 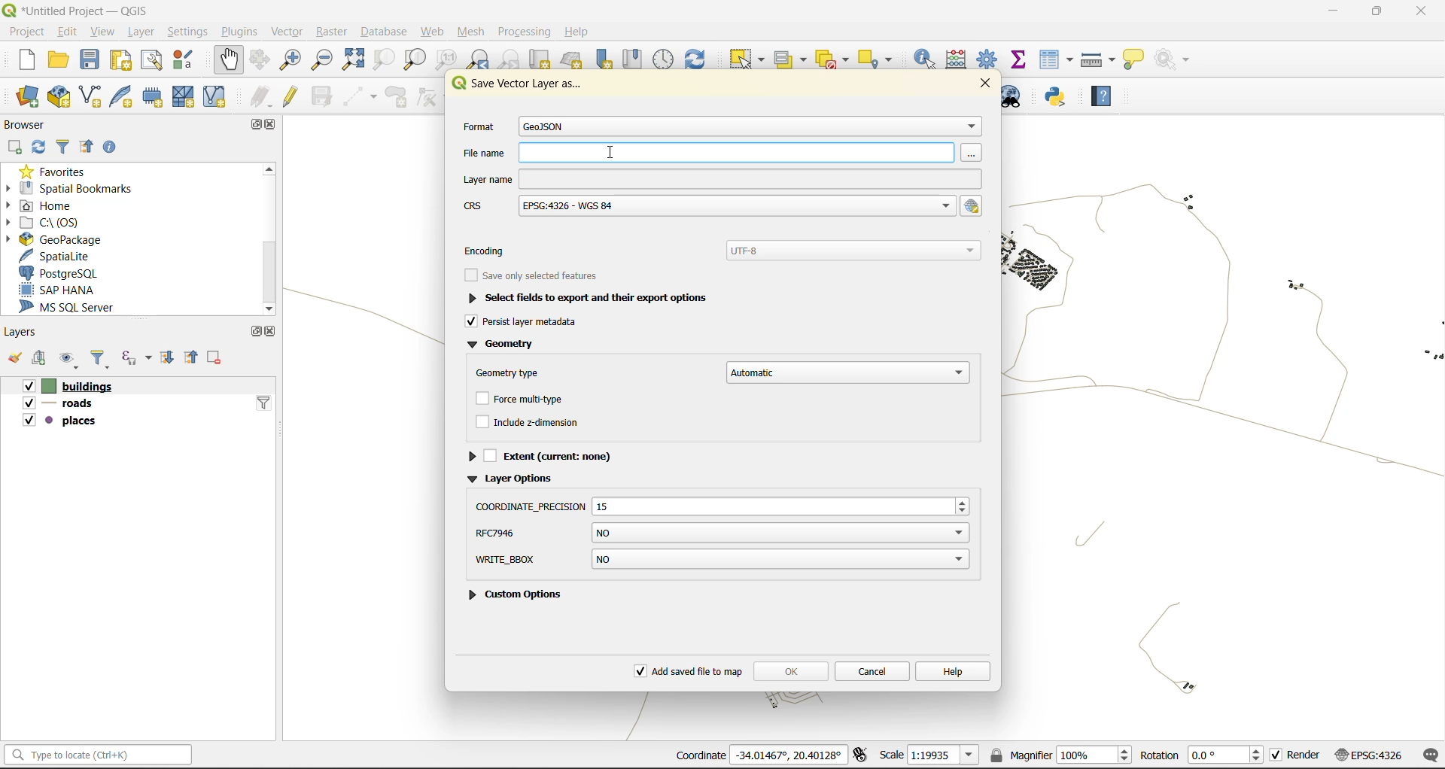 What do you see at coordinates (718, 127) in the screenshot?
I see `format` at bounding box center [718, 127].